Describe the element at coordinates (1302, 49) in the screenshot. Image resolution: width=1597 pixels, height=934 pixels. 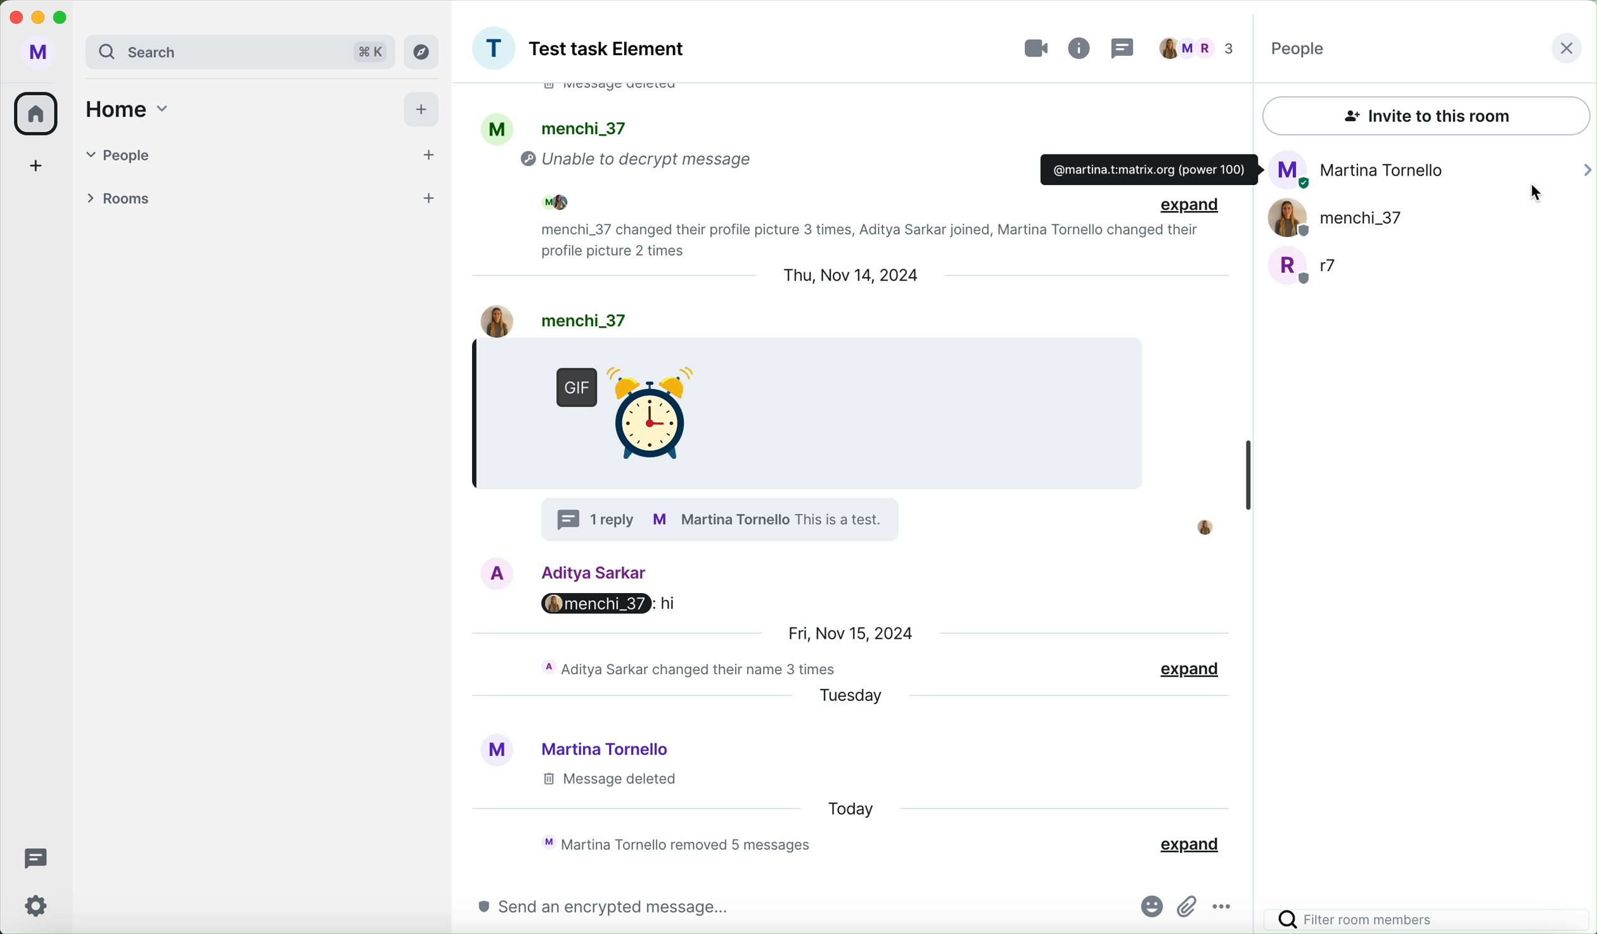
I see `people` at that location.